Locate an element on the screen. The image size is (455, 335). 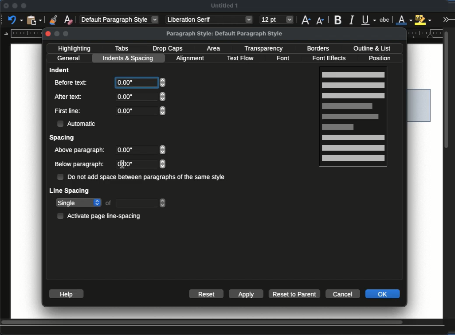
underline  is located at coordinates (369, 20).